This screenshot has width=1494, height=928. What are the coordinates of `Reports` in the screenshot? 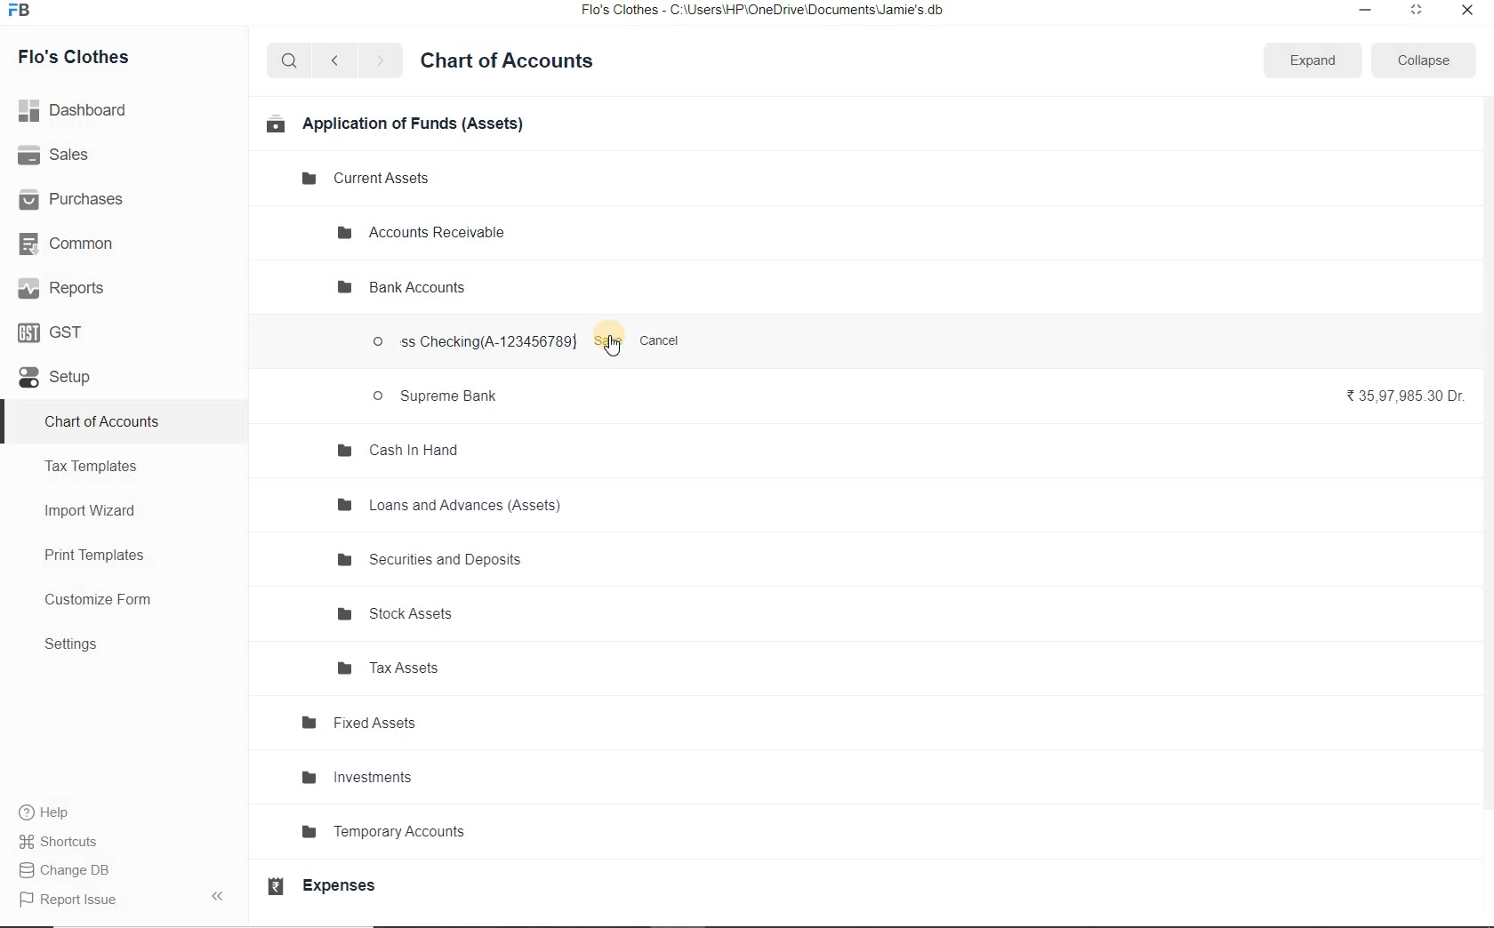 It's located at (62, 289).